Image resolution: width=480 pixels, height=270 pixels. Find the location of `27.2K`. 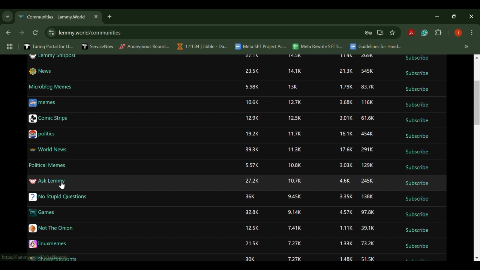

27.2K is located at coordinates (251, 181).